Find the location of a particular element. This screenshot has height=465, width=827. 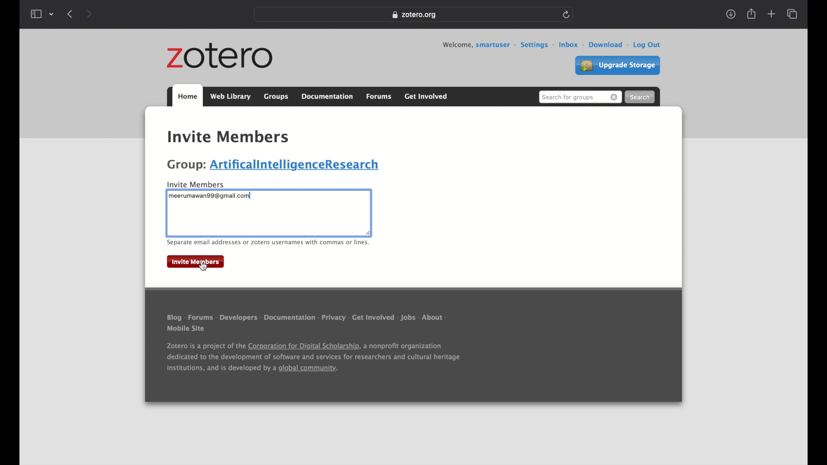

previous is located at coordinates (70, 15).